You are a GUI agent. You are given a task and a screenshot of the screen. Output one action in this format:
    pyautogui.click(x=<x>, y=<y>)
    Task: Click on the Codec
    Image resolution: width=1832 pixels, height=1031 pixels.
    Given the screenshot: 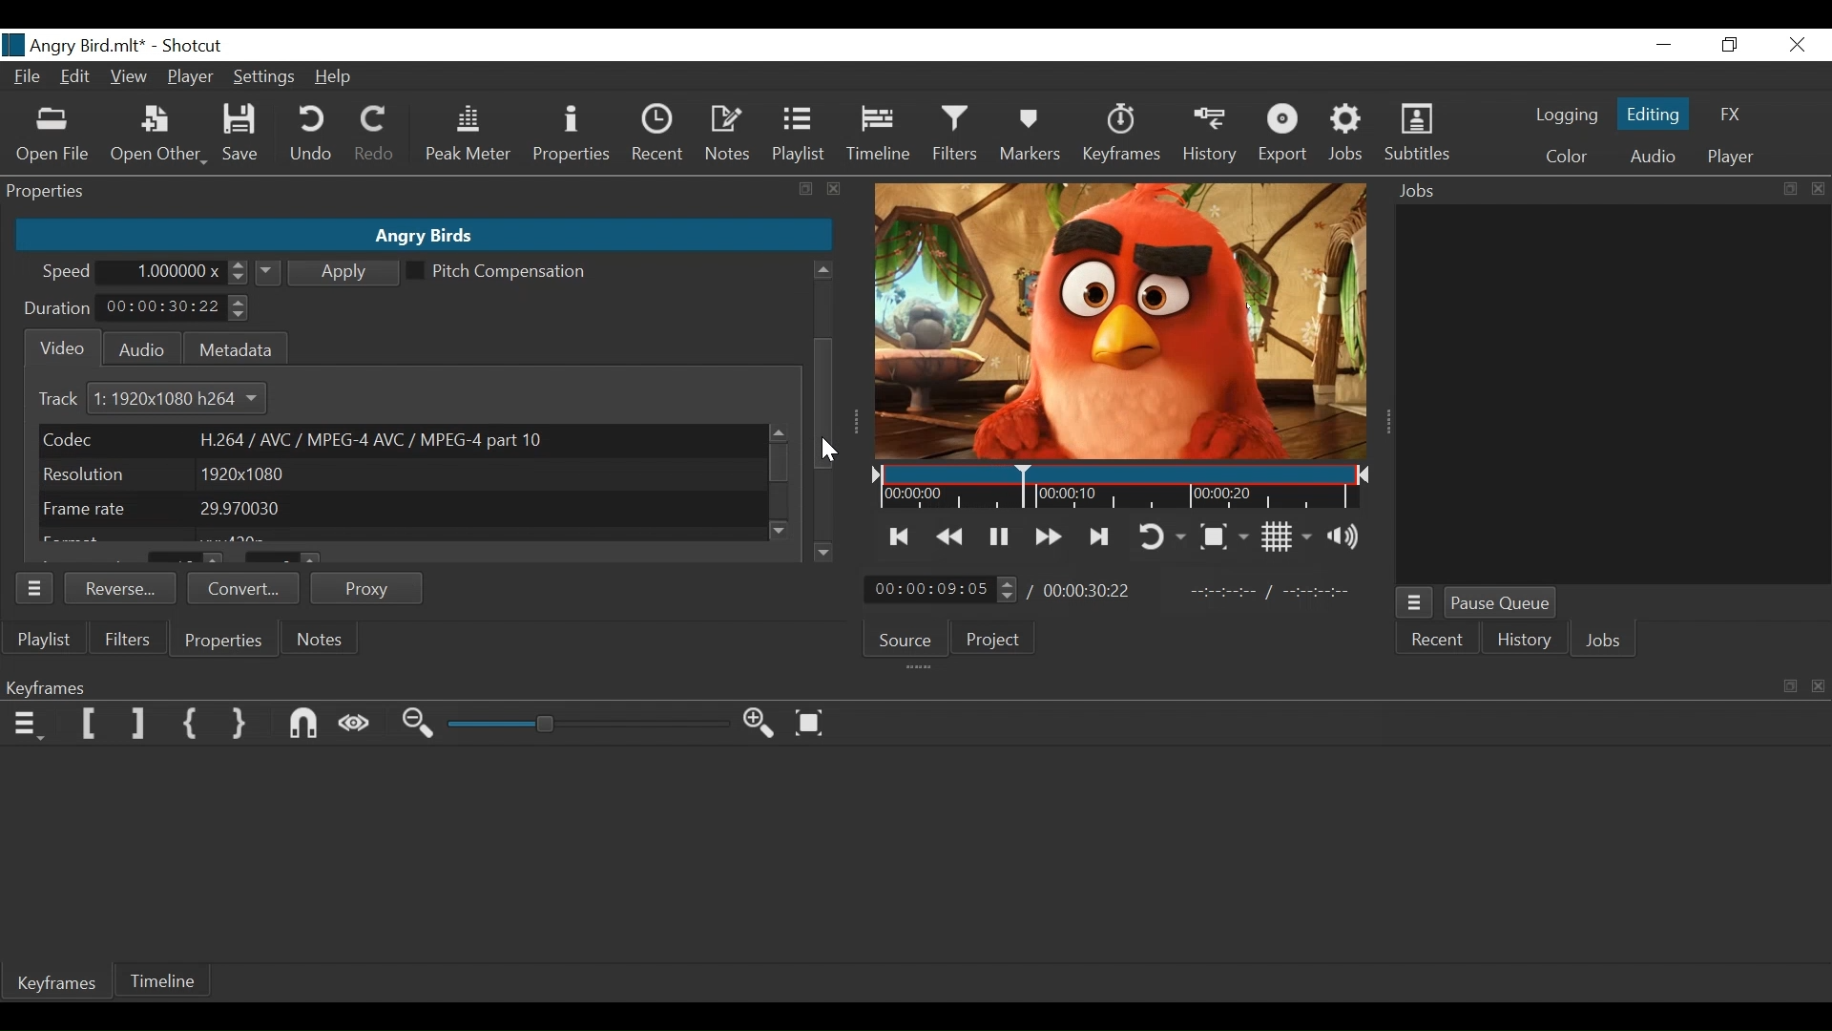 What is the action you would take?
    pyautogui.click(x=399, y=439)
    